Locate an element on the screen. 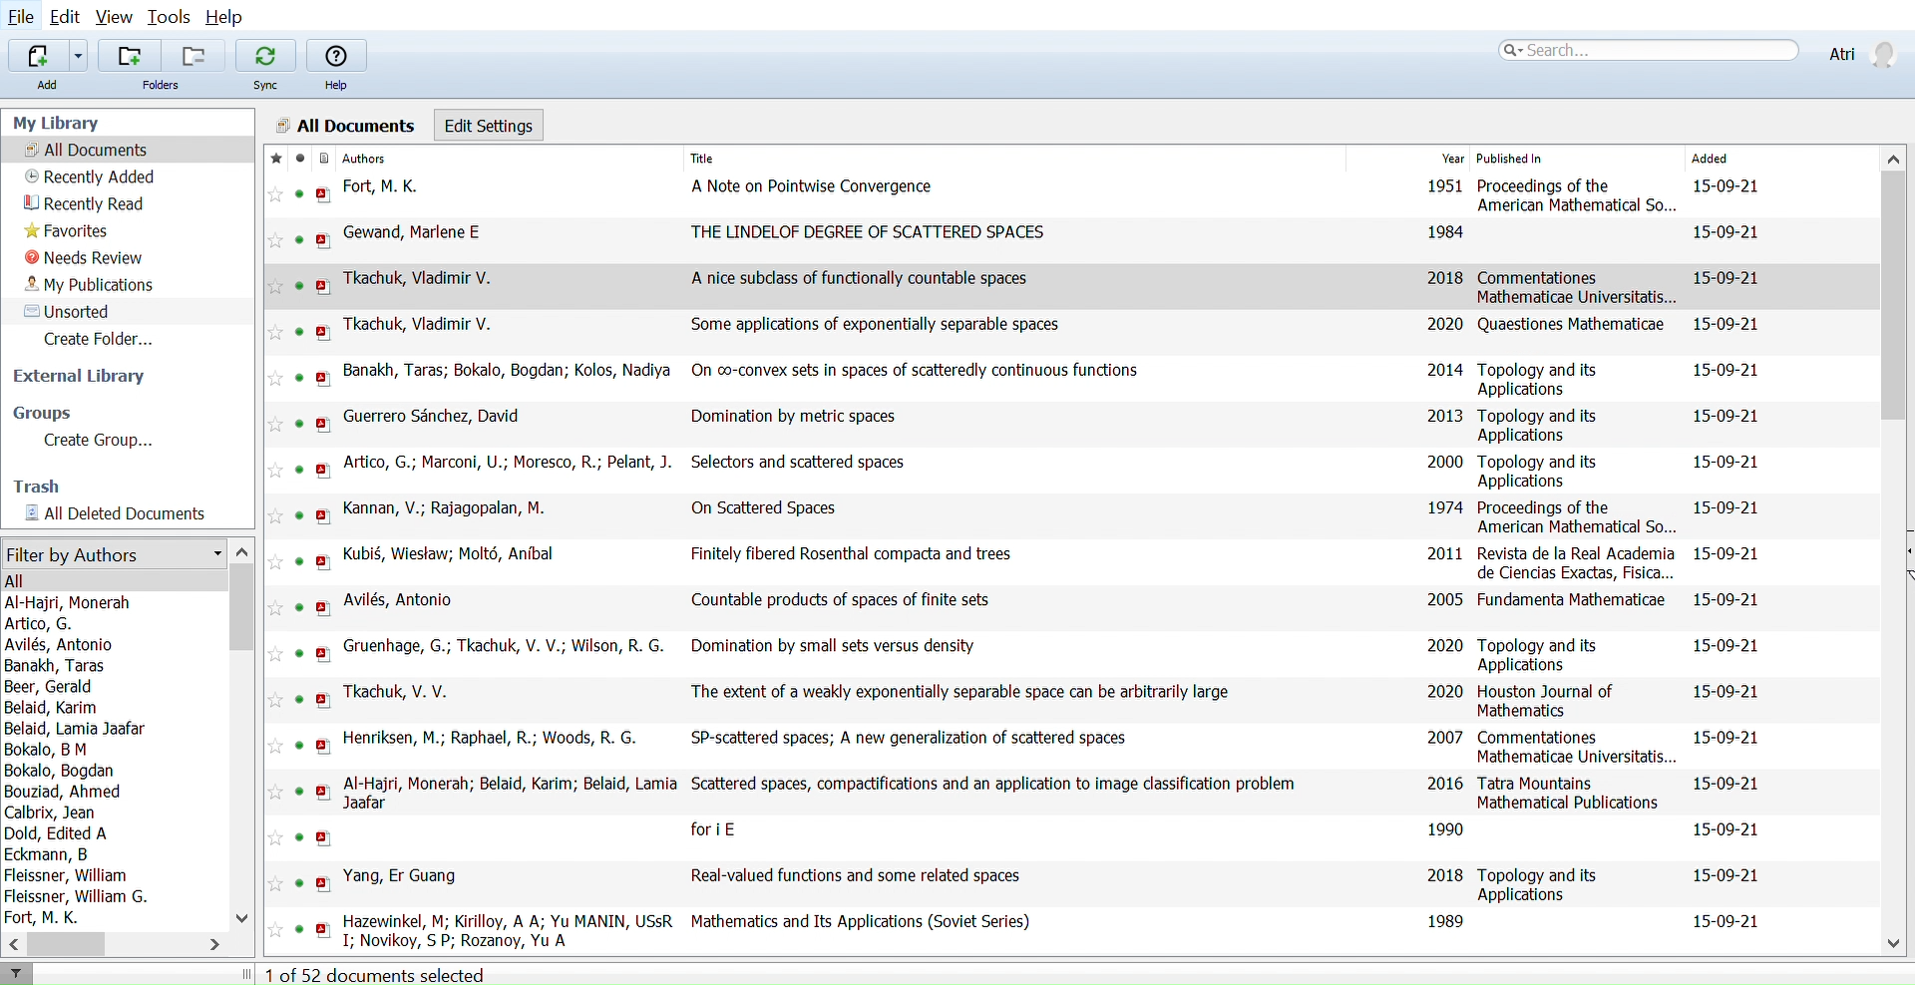  1984 is located at coordinates (1445, 232).